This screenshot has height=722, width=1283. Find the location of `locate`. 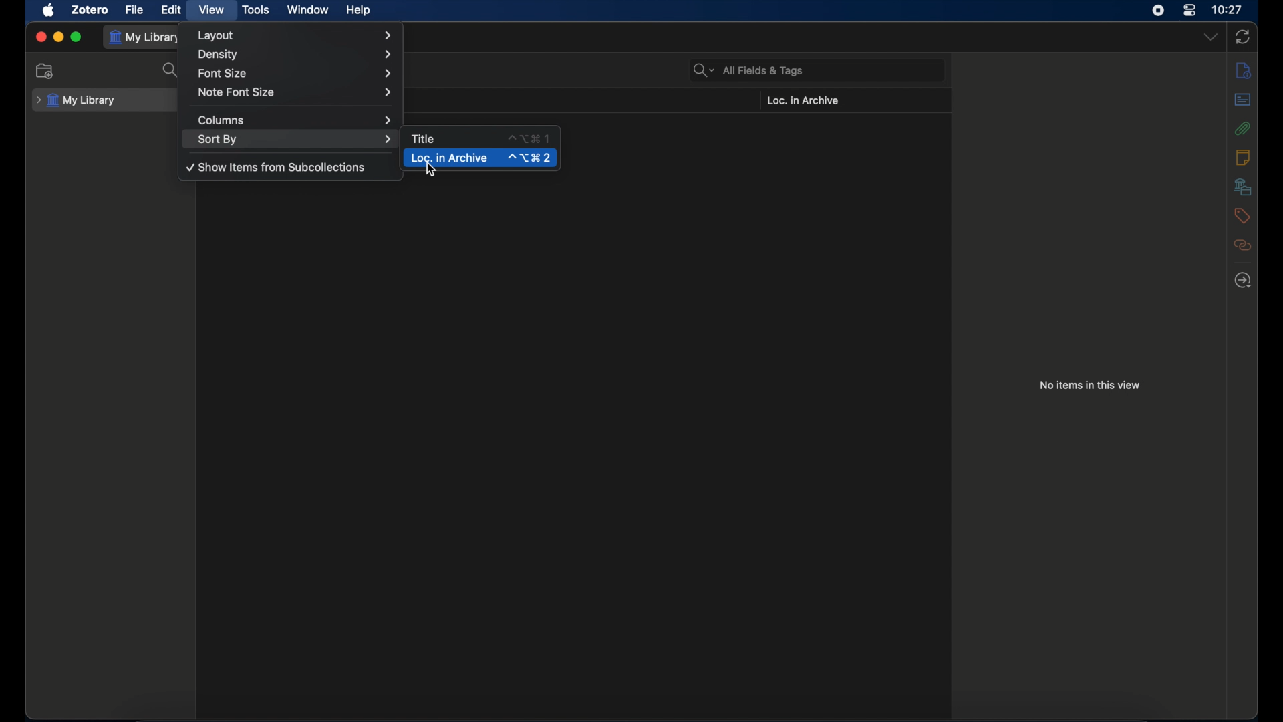

locate is located at coordinates (1243, 281).